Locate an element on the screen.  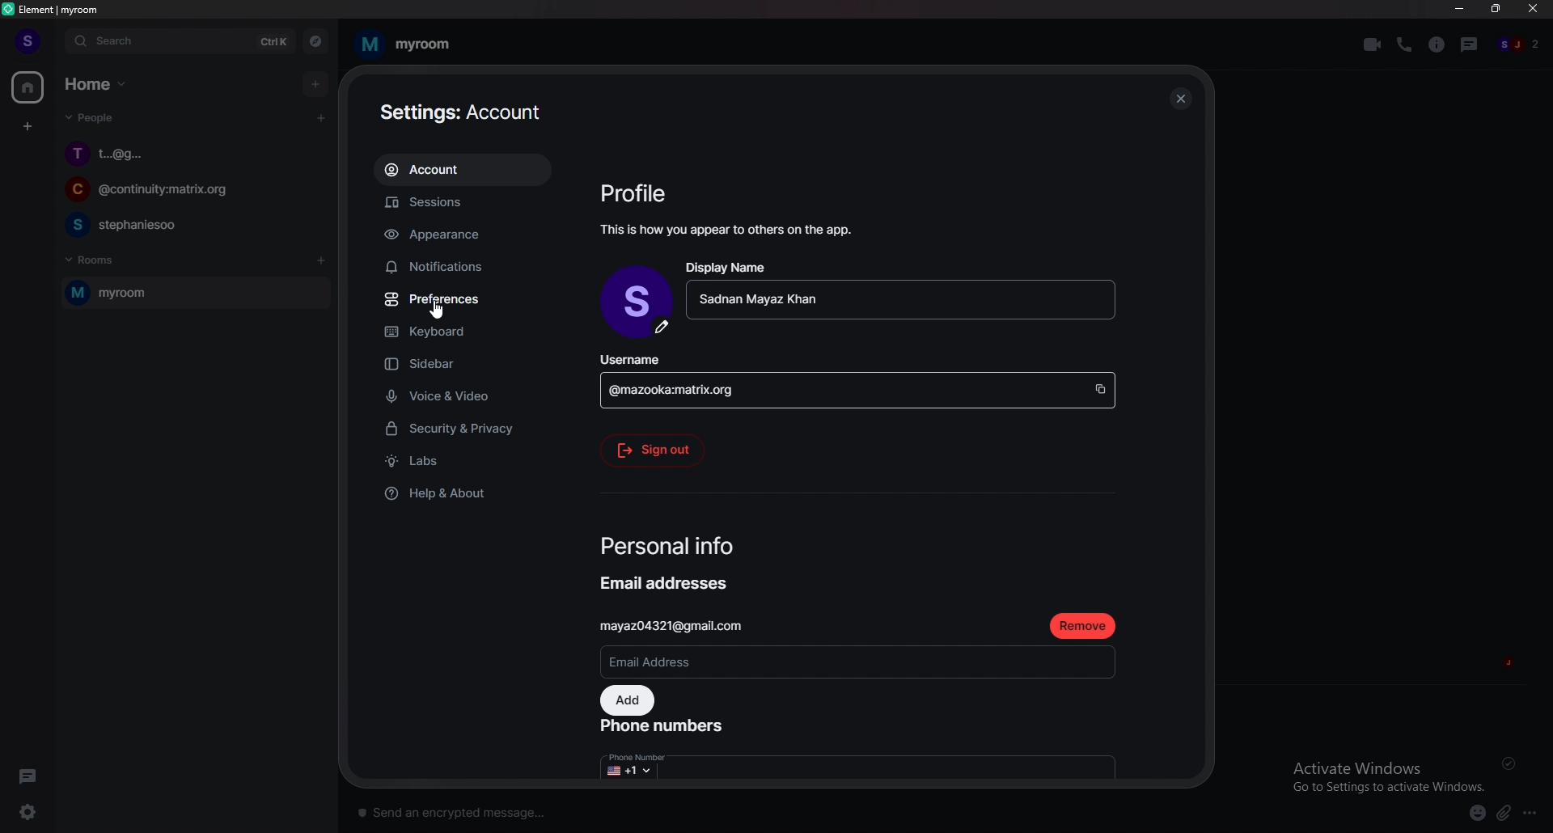
add rooms is located at coordinates (322, 261).